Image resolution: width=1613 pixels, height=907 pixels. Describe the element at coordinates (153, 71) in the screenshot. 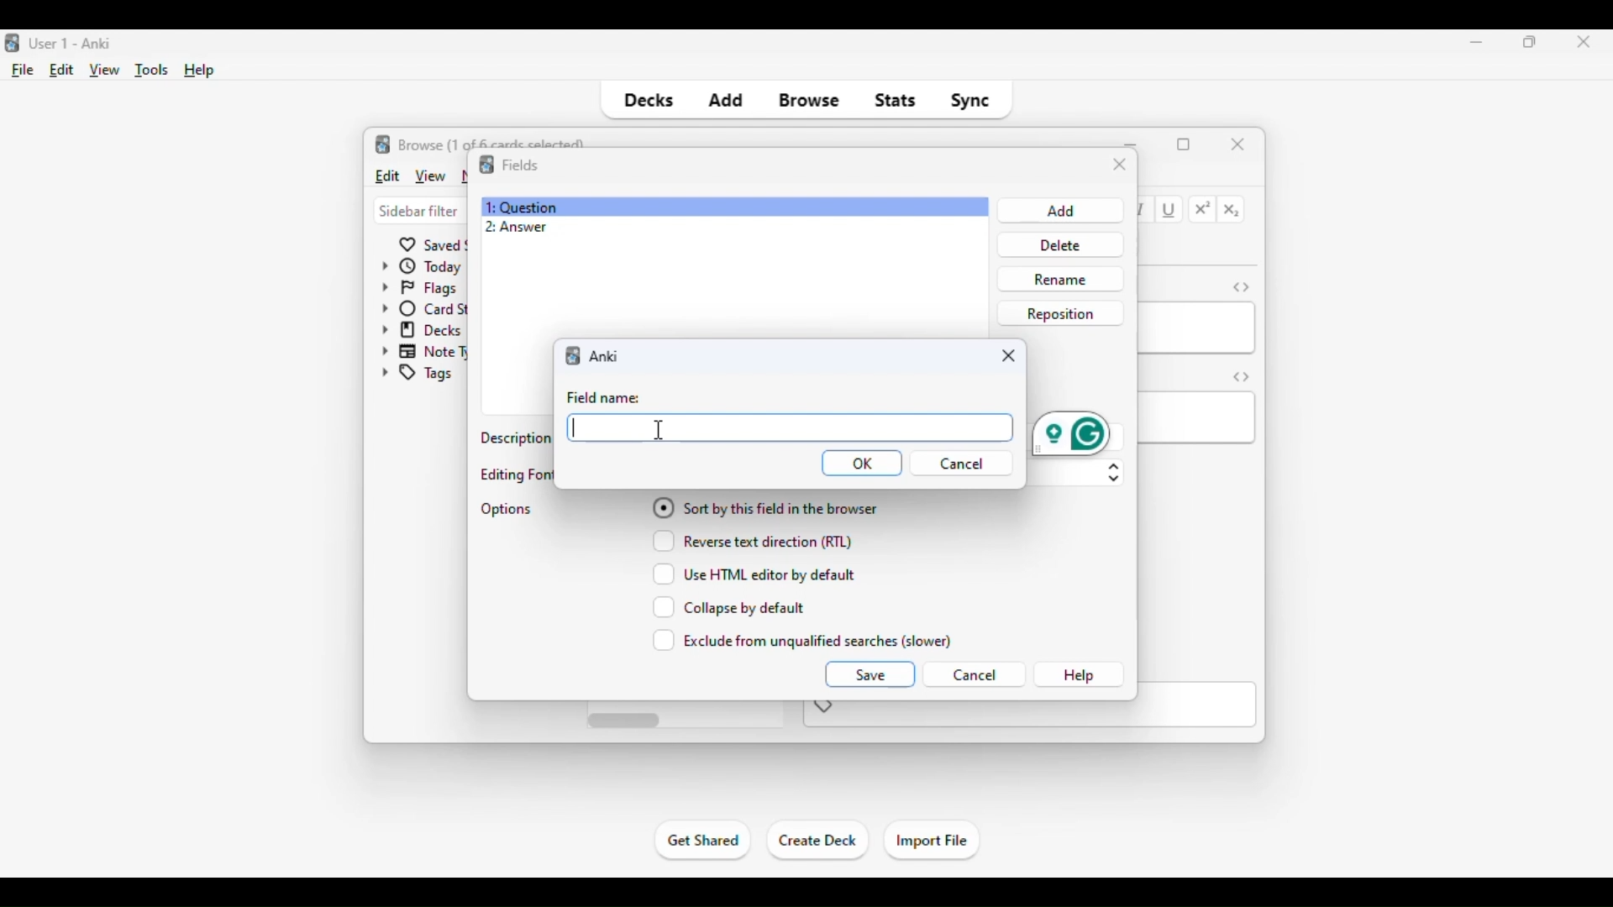

I see `tools` at that location.